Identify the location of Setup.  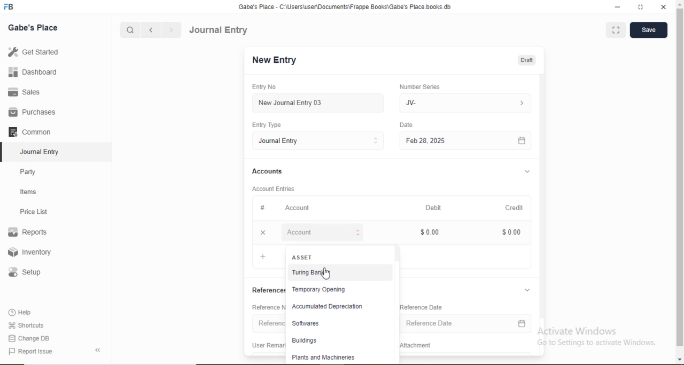
(24, 272).